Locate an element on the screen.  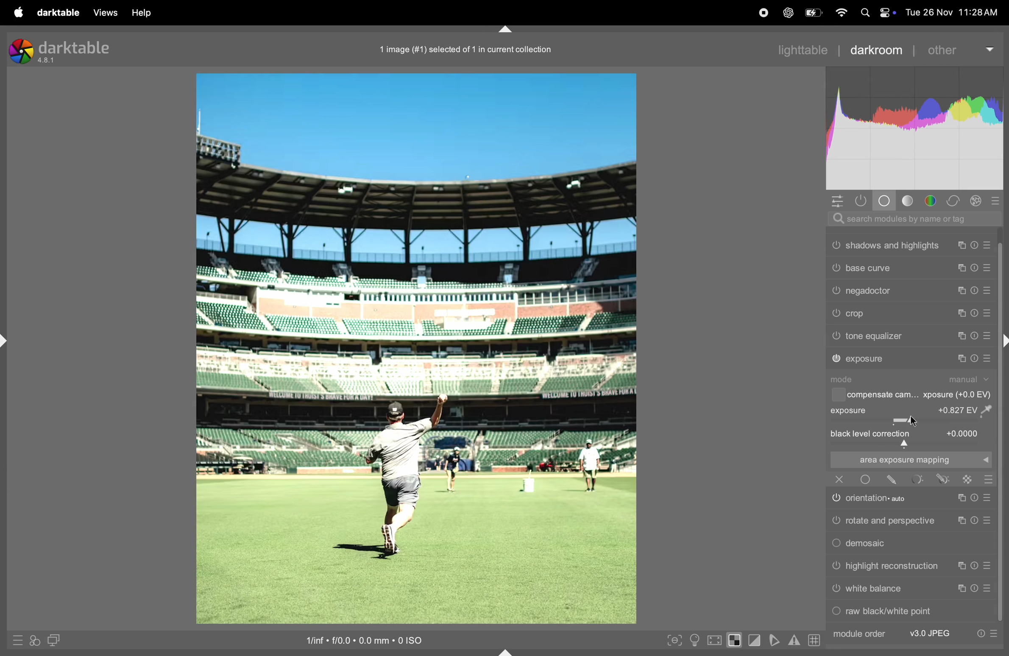
reset Presets is located at coordinates (980, 634).